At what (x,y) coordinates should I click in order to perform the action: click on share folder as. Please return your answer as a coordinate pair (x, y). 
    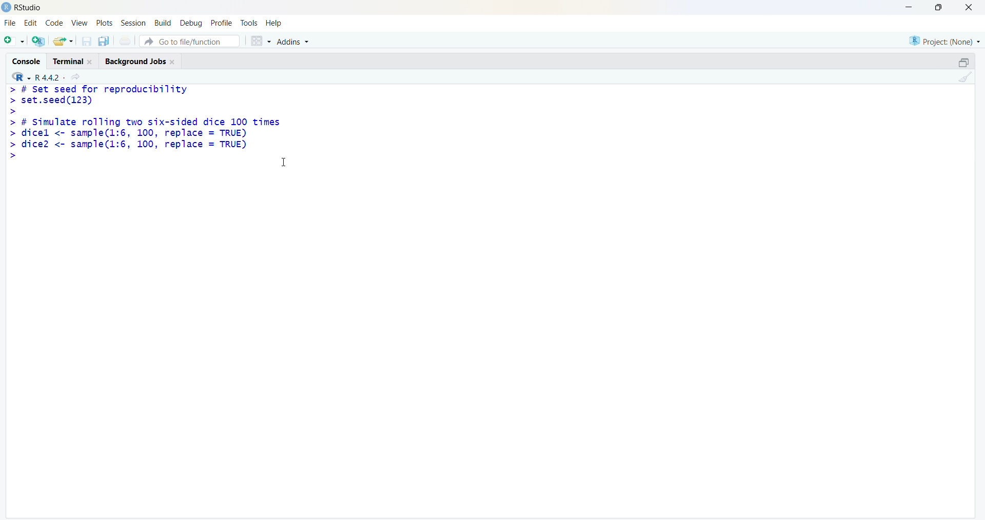
    Looking at the image, I should click on (63, 41).